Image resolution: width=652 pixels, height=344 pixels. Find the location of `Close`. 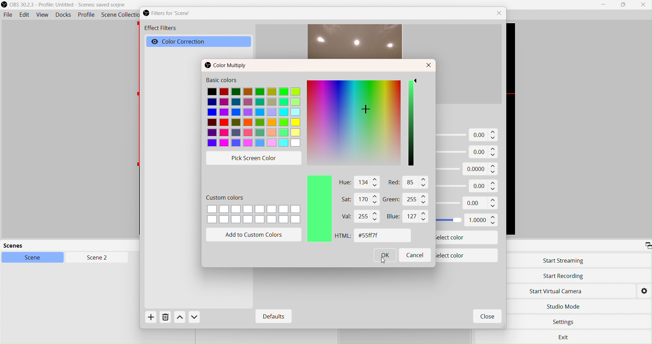

Close is located at coordinates (501, 13).